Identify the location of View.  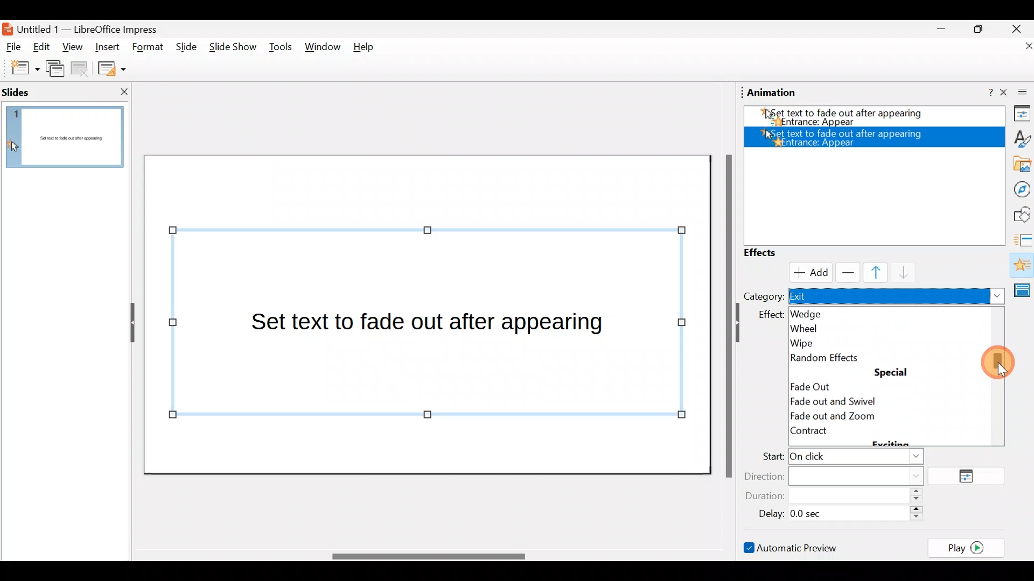
(72, 50).